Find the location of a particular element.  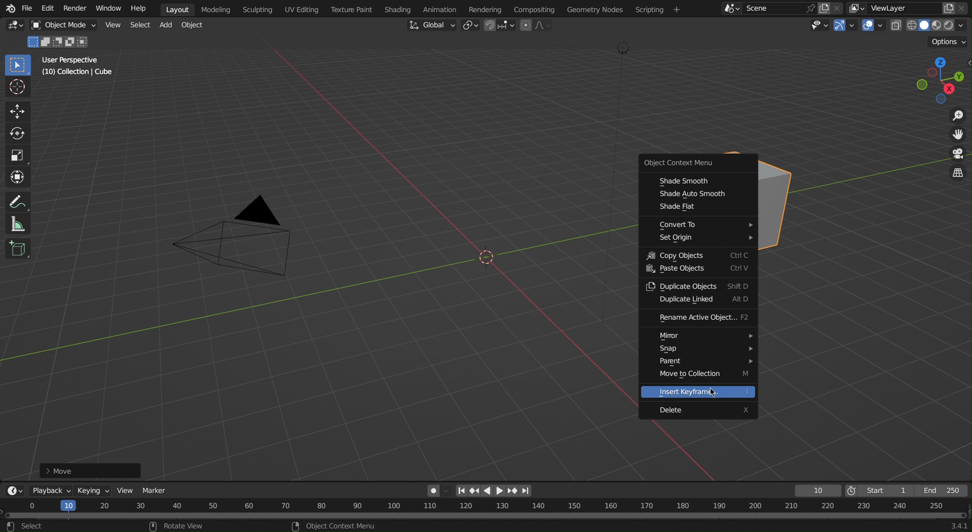

Keying is located at coordinates (91, 489).